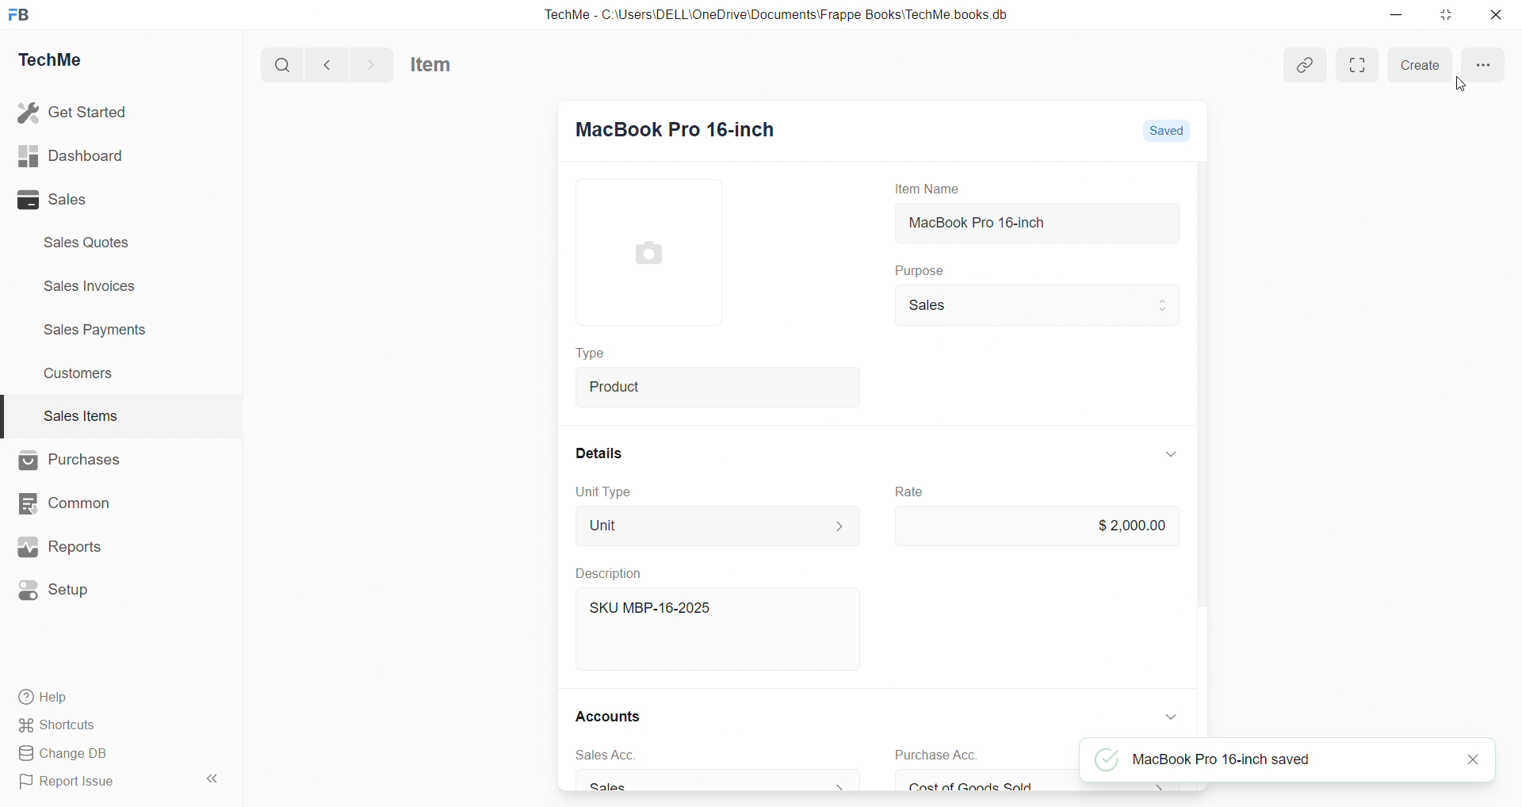 The width and height of the screenshot is (1522, 807). Describe the element at coordinates (1162, 130) in the screenshot. I see `Saved` at that location.